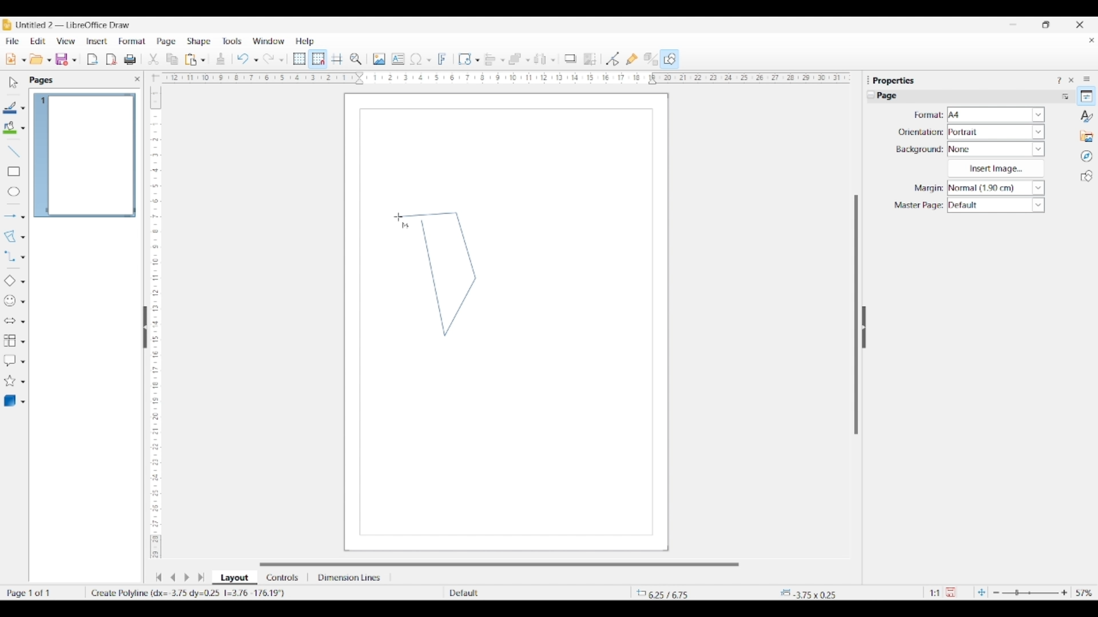 This screenshot has width=1098, height=617. Describe the element at coordinates (49, 61) in the screenshot. I see `Open document options` at that location.